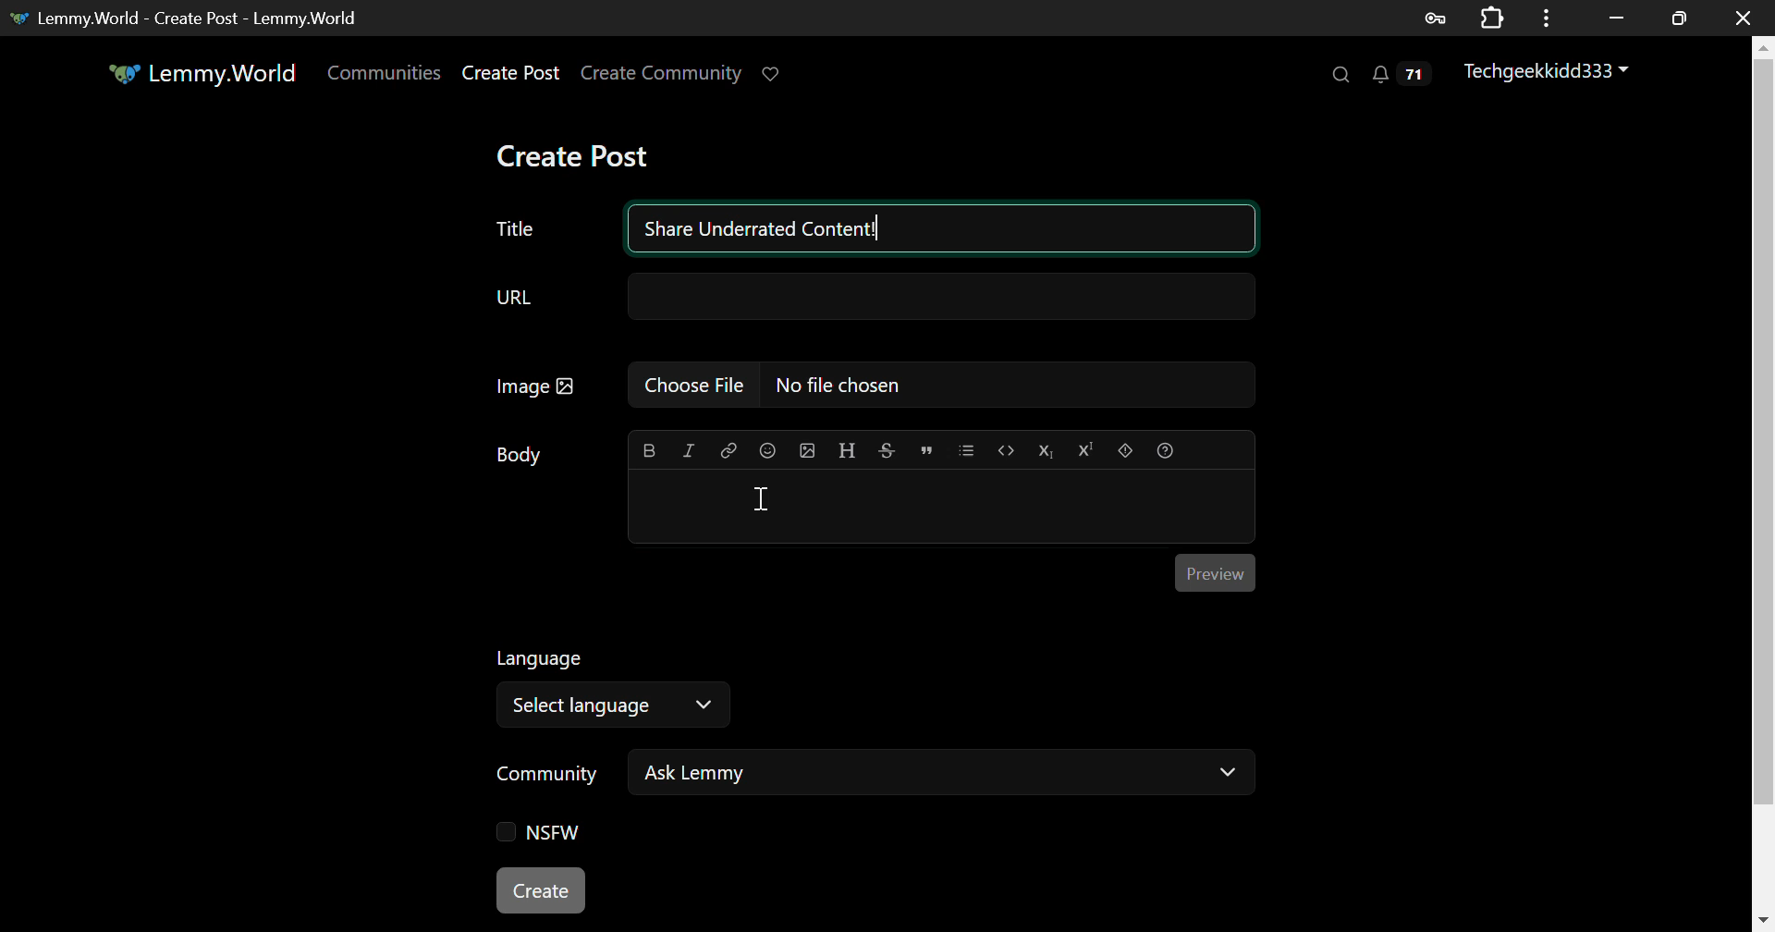 This screenshot has width=1775, height=932. Describe the element at coordinates (848, 450) in the screenshot. I see `Header` at that location.